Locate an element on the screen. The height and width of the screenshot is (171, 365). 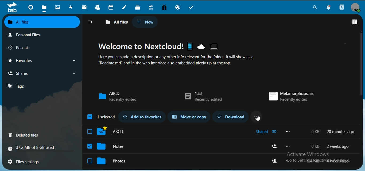
calendar is located at coordinates (111, 7).